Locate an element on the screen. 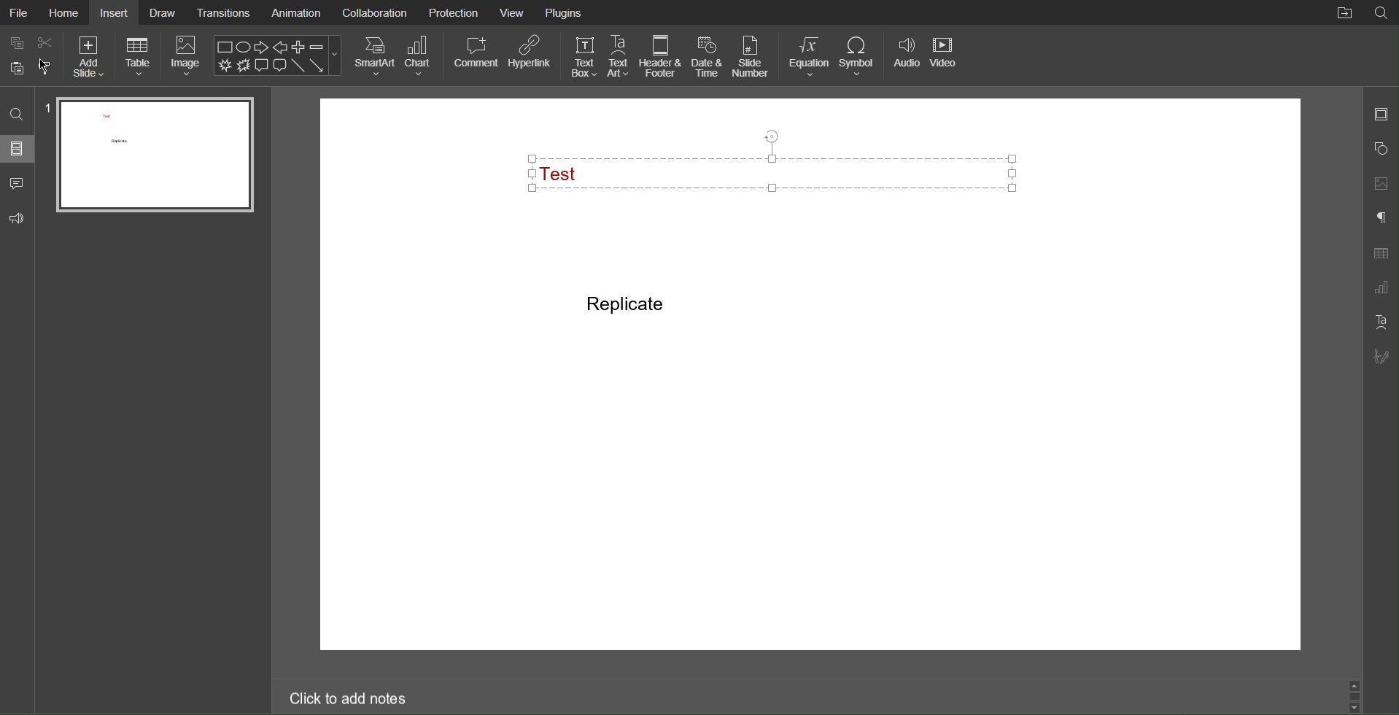 This screenshot has height=715, width=1399. Slides is located at coordinates (19, 150).